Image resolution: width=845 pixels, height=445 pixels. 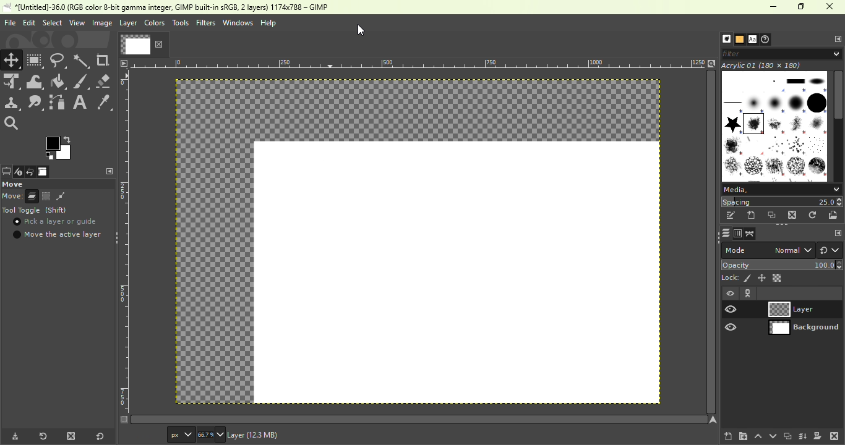 What do you see at coordinates (15, 124) in the screenshot?
I see `Zoom tool` at bounding box center [15, 124].